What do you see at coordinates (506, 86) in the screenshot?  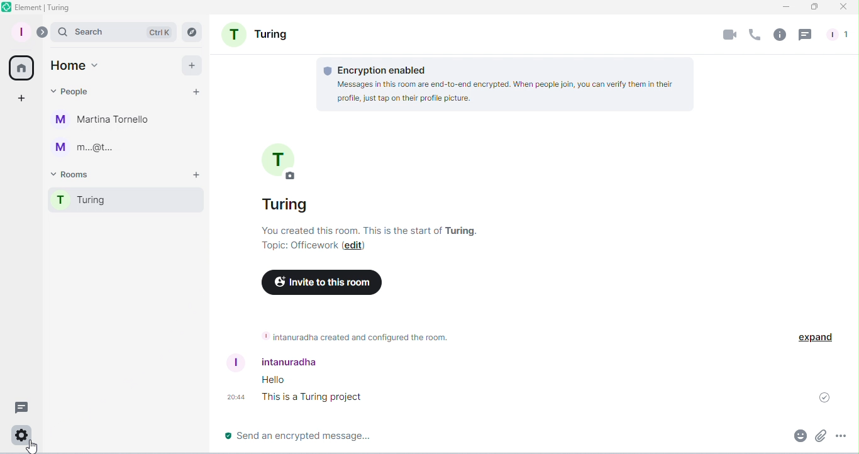 I see `Encryption notification` at bounding box center [506, 86].